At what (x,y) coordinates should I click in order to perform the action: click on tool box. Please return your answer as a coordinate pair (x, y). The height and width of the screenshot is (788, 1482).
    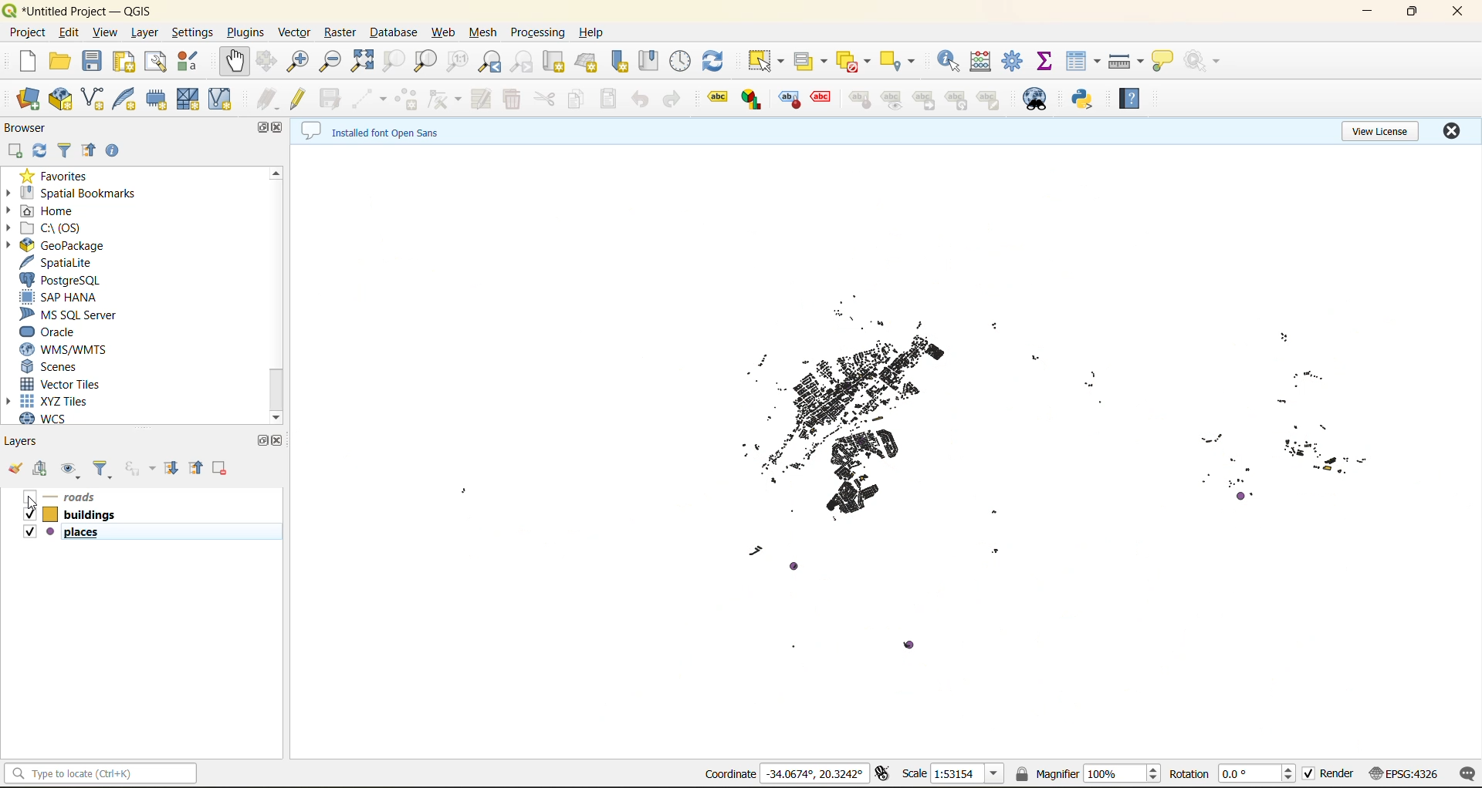
    Looking at the image, I should click on (1010, 59).